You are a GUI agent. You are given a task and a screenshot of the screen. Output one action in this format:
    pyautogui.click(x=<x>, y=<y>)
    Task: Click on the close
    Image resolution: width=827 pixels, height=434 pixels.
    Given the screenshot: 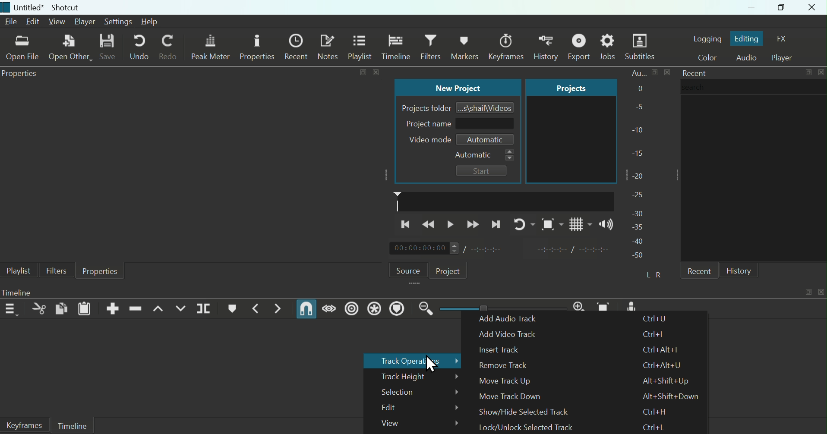 What is the action you would take?
    pyautogui.click(x=821, y=72)
    